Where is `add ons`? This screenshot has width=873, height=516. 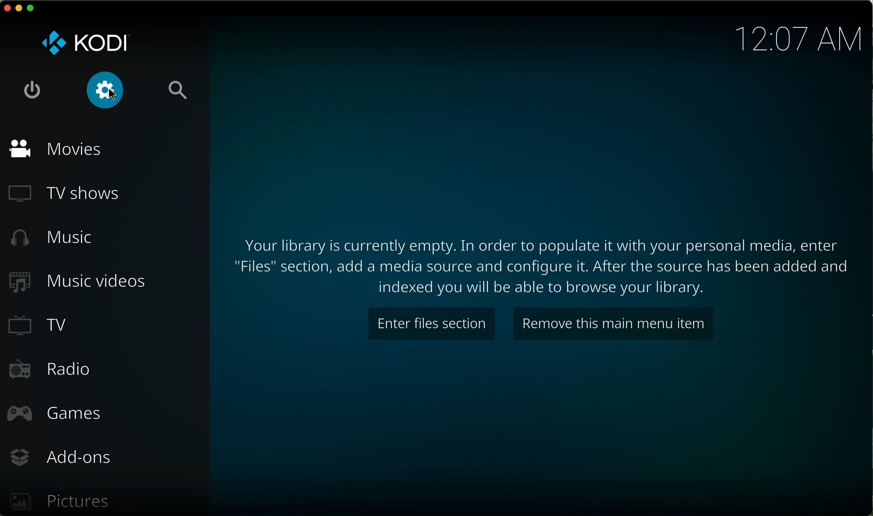 add ons is located at coordinates (61, 458).